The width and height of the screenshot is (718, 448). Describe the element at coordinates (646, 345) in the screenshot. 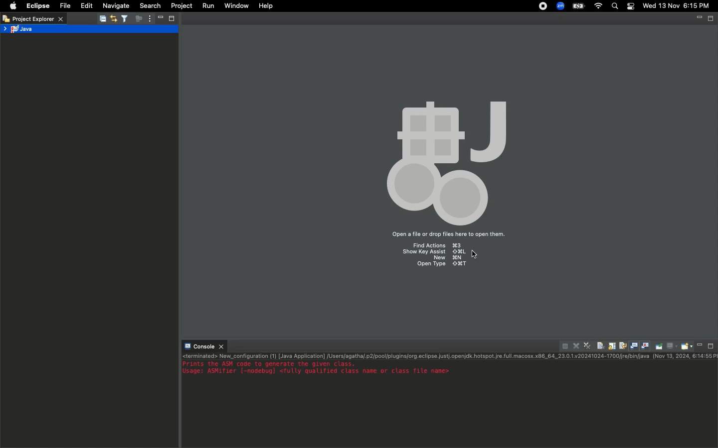

I see `Show console when standard error changes` at that location.